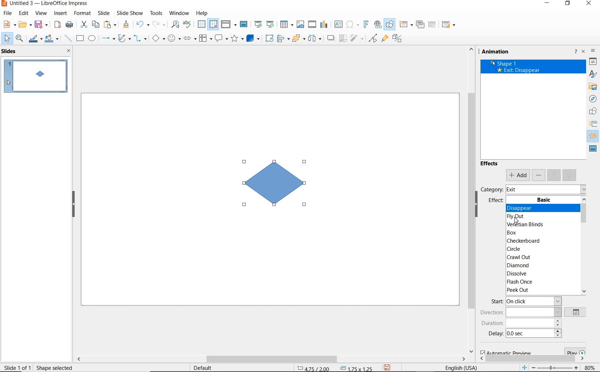 The height and width of the screenshot is (372, 600). Describe the element at coordinates (68, 38) in the screenshot. I see `insert line` at that location.